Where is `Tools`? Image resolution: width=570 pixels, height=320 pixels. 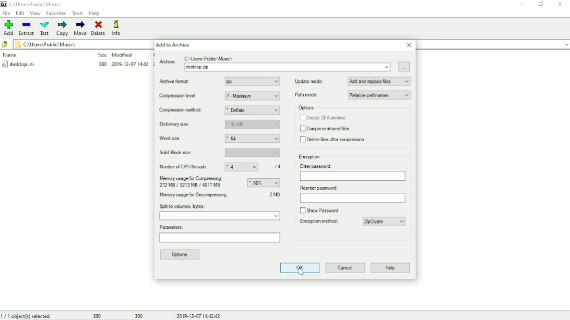 Tools is located at coordinates (78, 13).